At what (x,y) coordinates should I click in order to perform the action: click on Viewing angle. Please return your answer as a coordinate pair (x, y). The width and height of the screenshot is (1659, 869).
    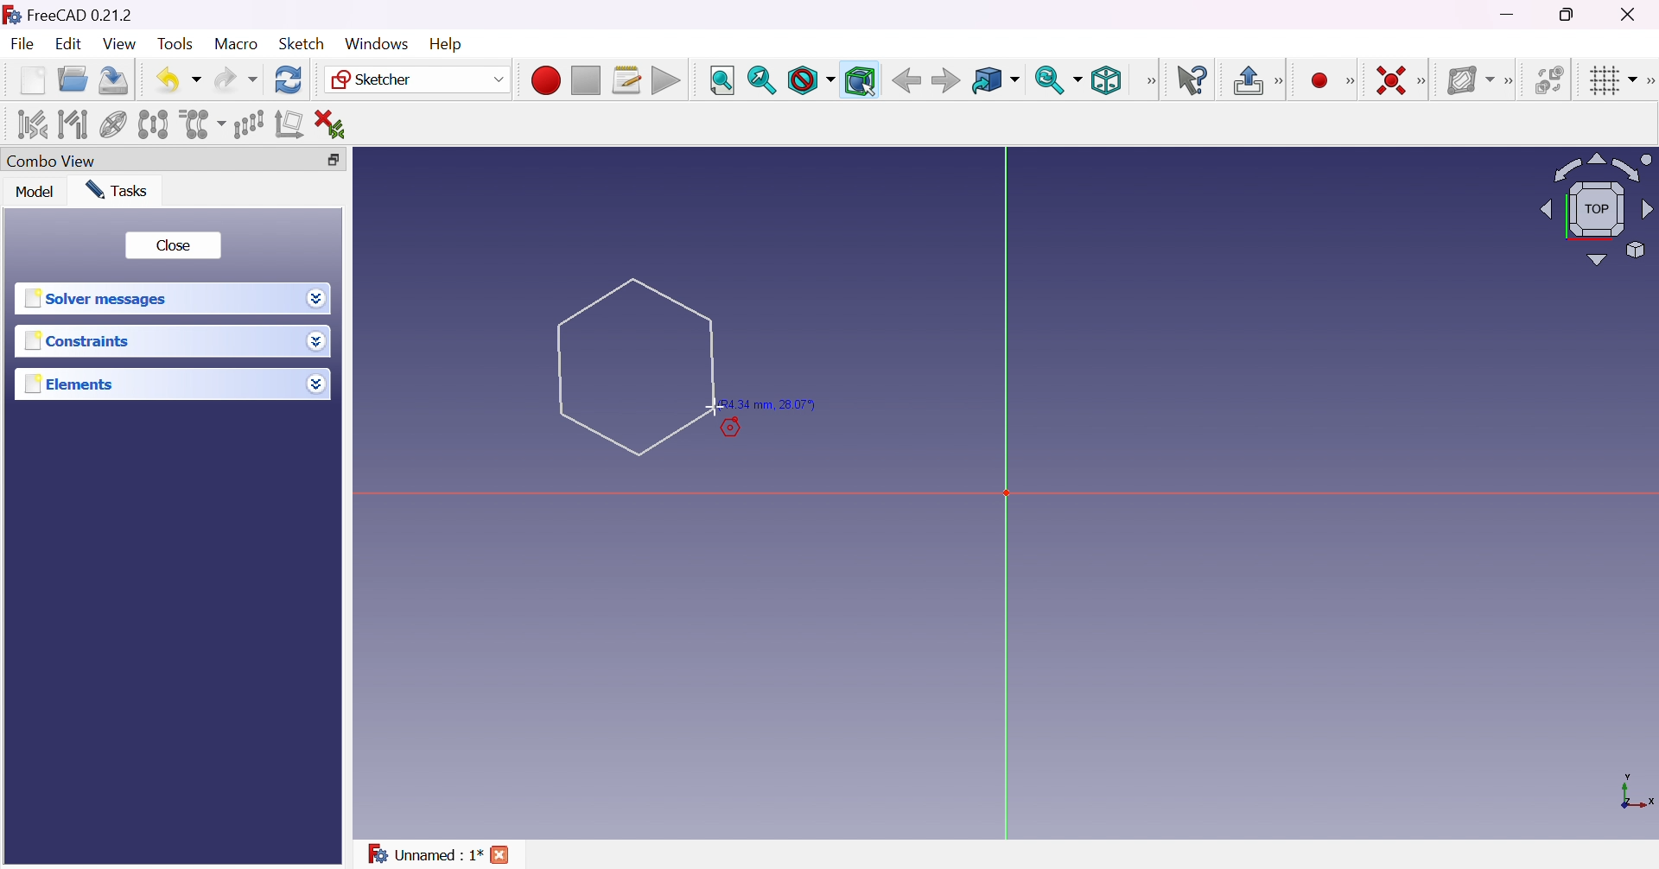
    Looking at the image, I should click on (1595, 207).